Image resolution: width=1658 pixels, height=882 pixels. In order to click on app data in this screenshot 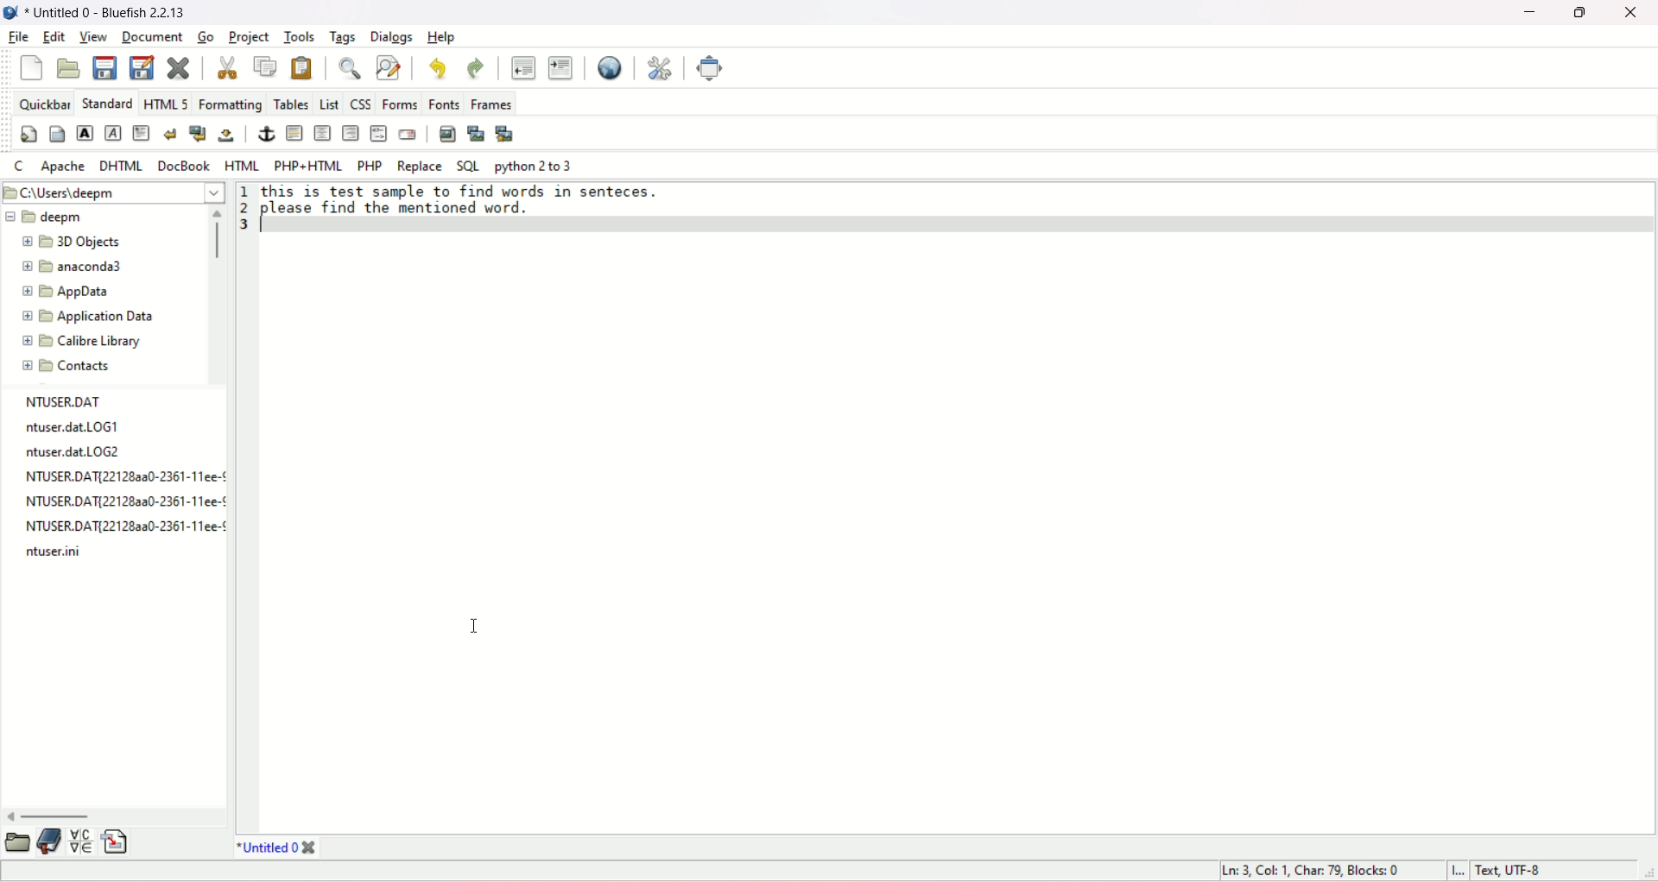, I will do `click(66, 292)`.